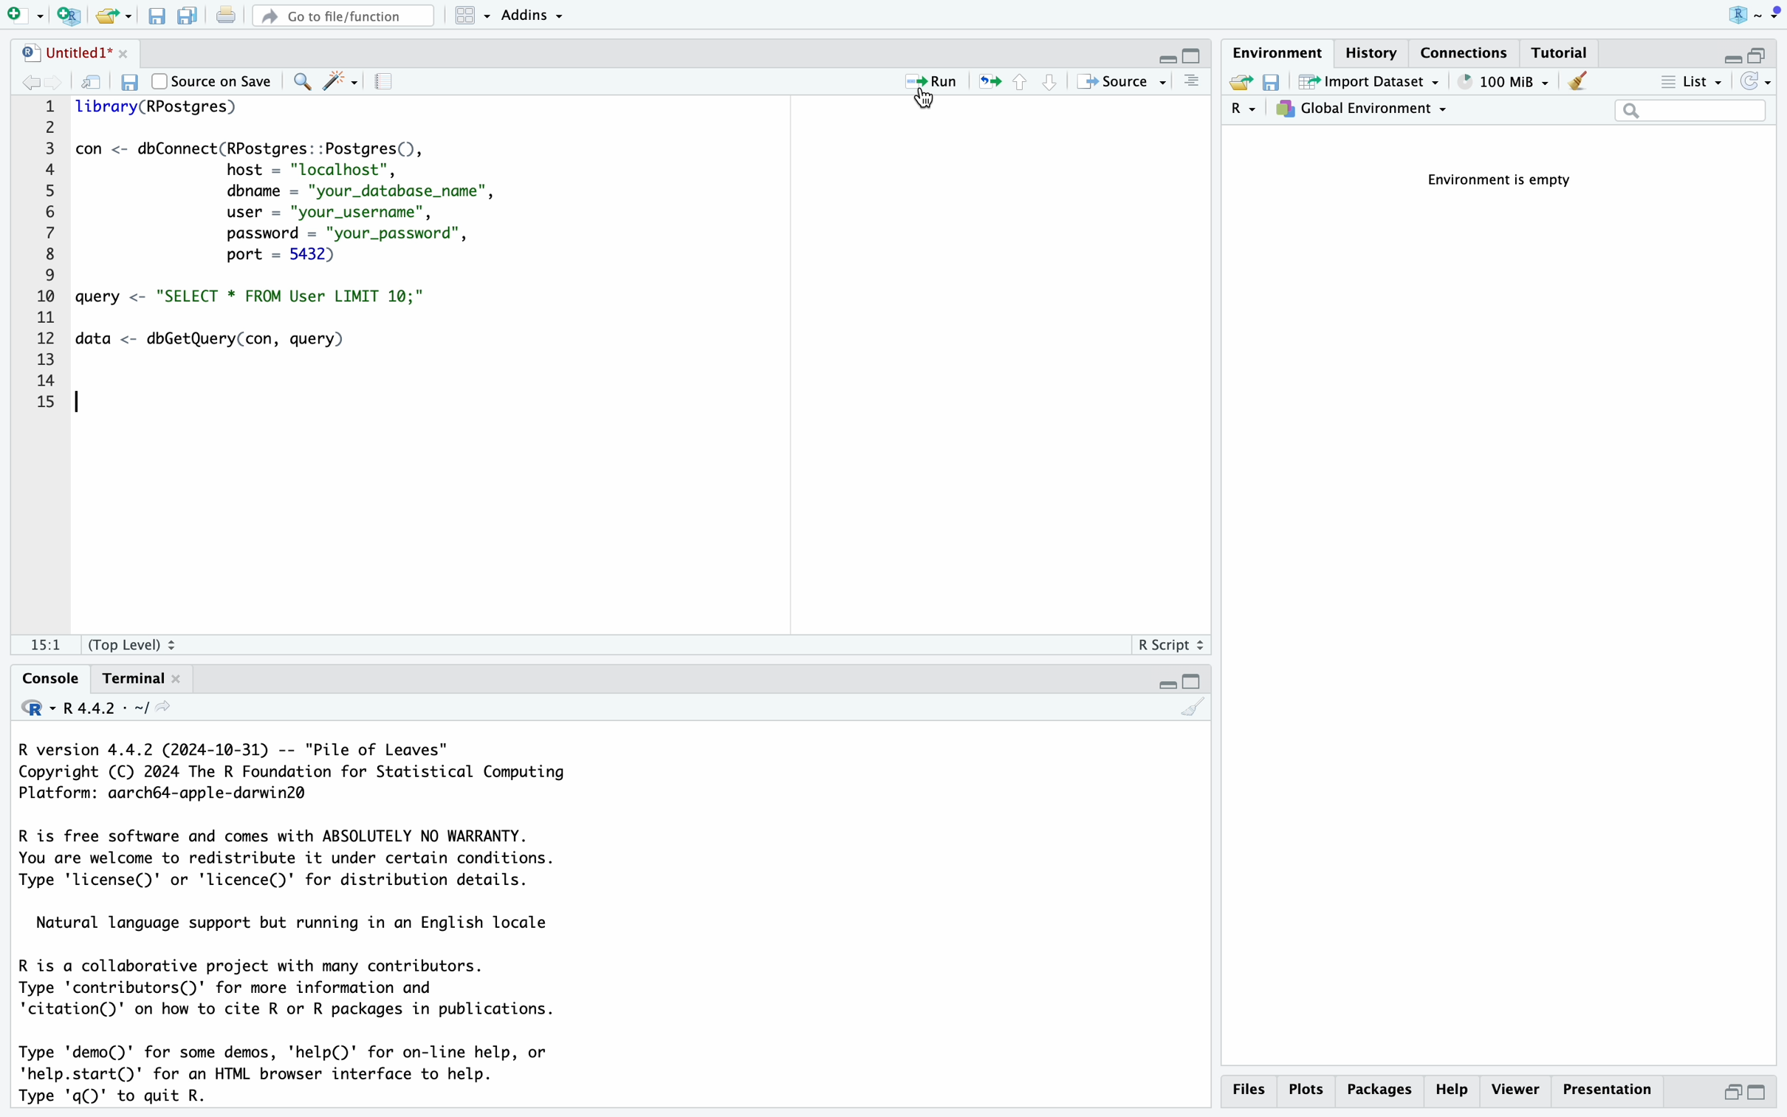 This screenshot has width=1787, height=1117. Describe the element at coordinates (1277, 83) in the screenshot. I see `save workspace as` at that location.